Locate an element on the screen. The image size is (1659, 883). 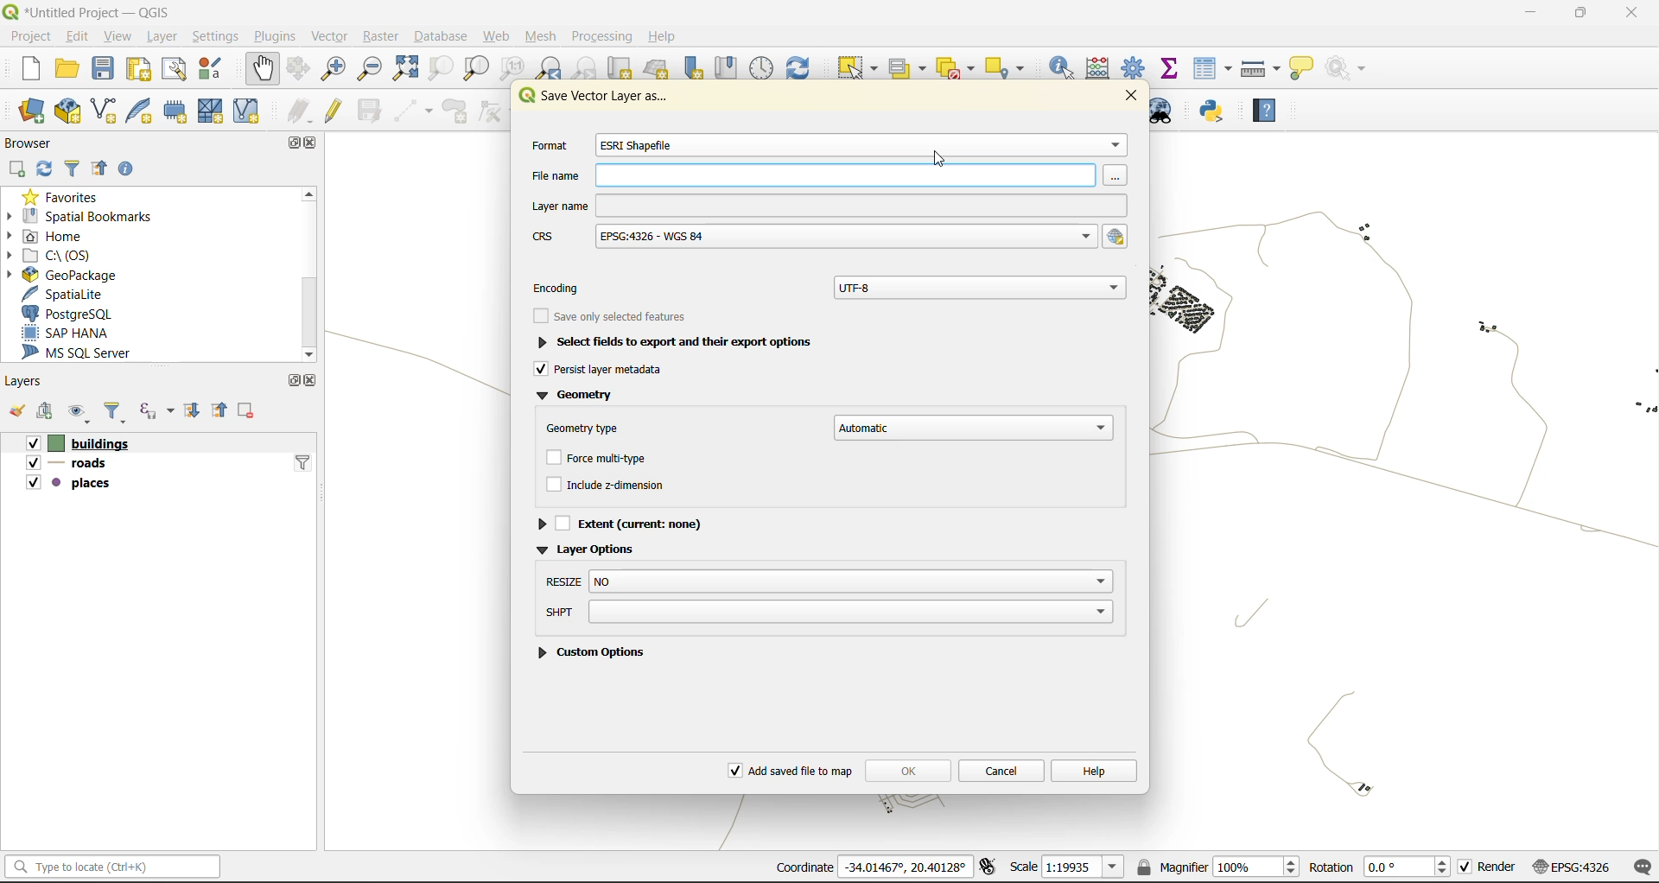
style manager is located at coordinates (211, 71).